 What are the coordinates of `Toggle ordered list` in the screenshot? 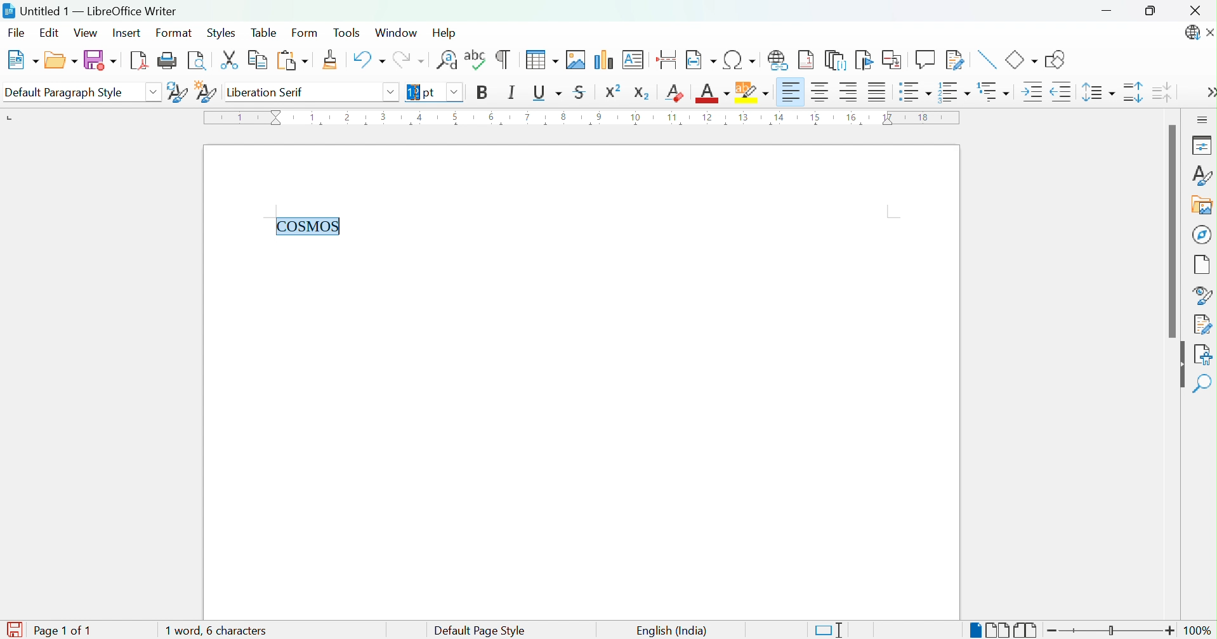 It's located at (956, 91).